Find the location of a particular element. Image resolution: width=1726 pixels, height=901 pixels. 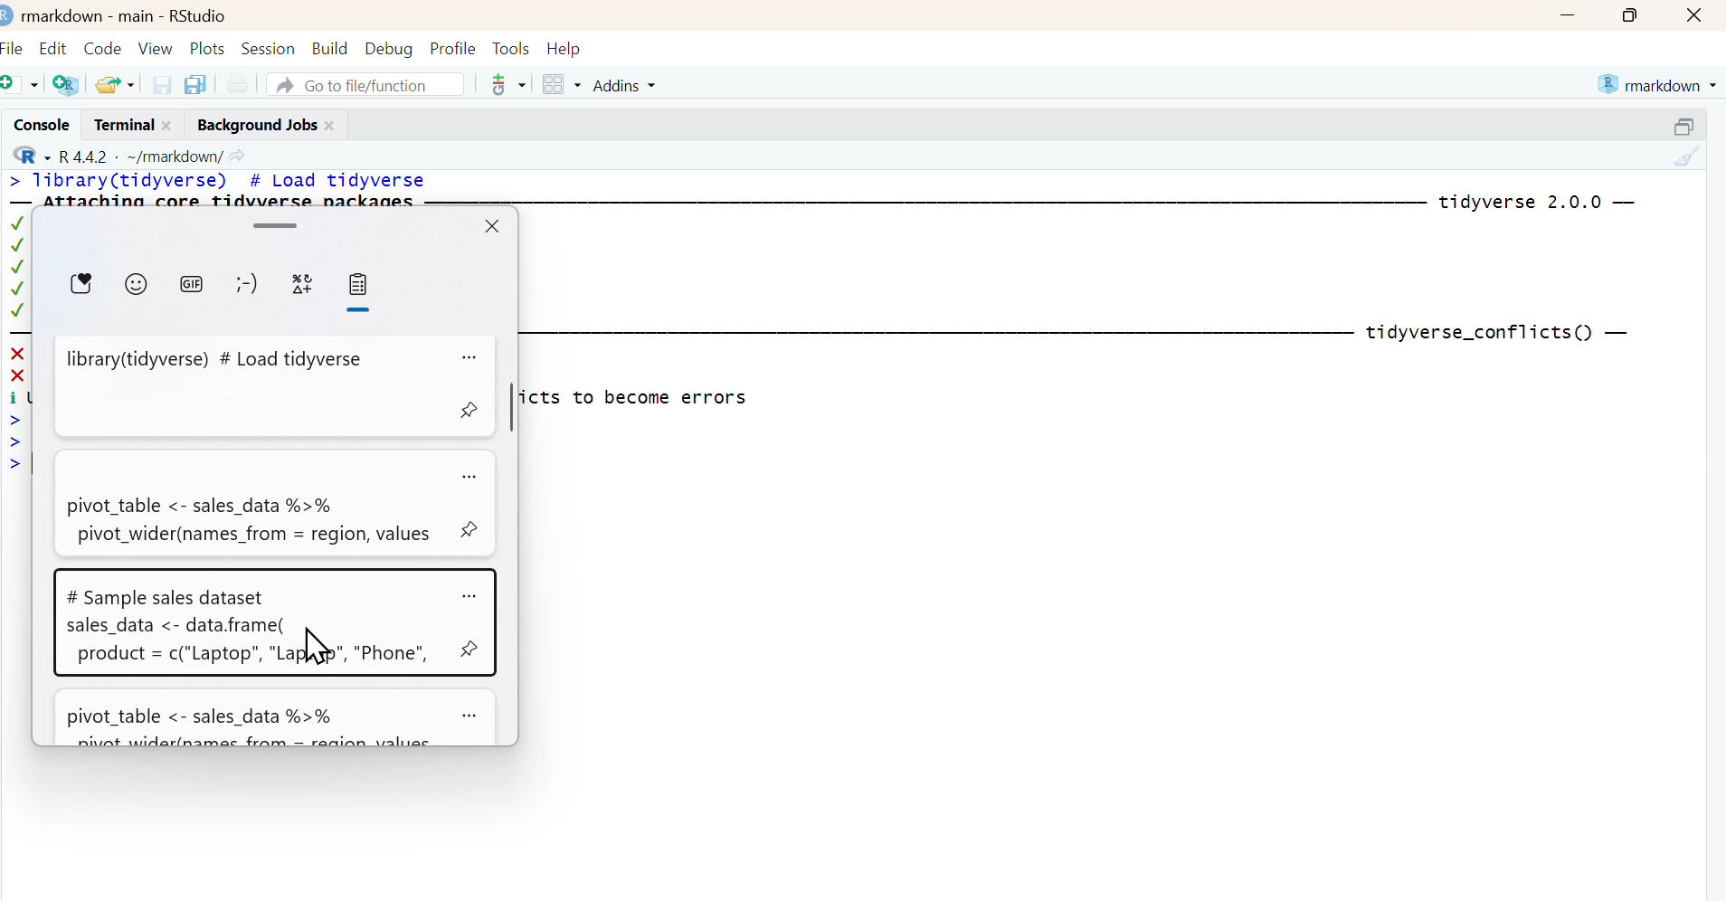

R is located at coordinates (28, 155).